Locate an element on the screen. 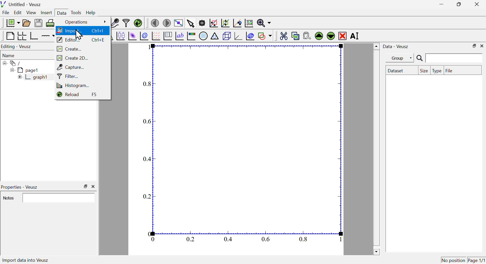 The image size is (486, 264). cursor is located at coordinates (79, 35).